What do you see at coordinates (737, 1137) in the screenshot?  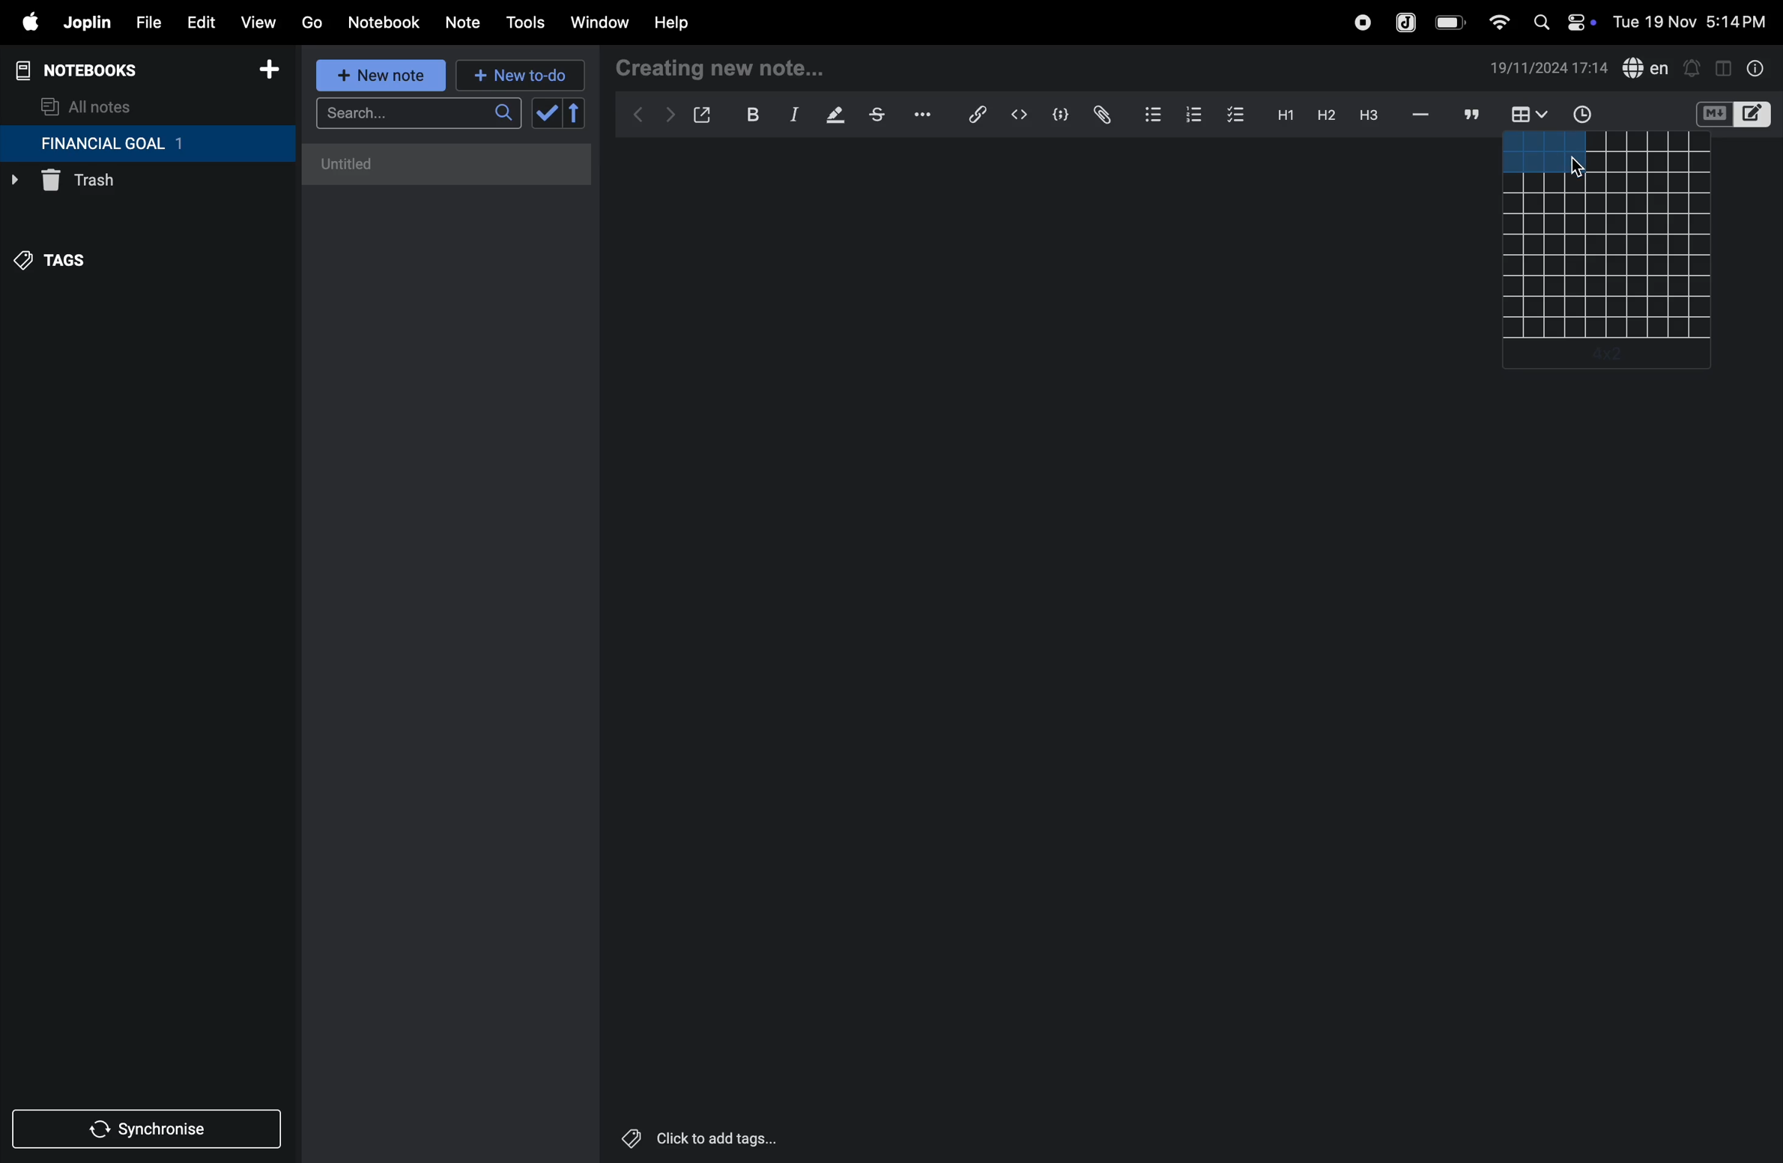 I see `click to add tags` at bounding box center [737, 1137].